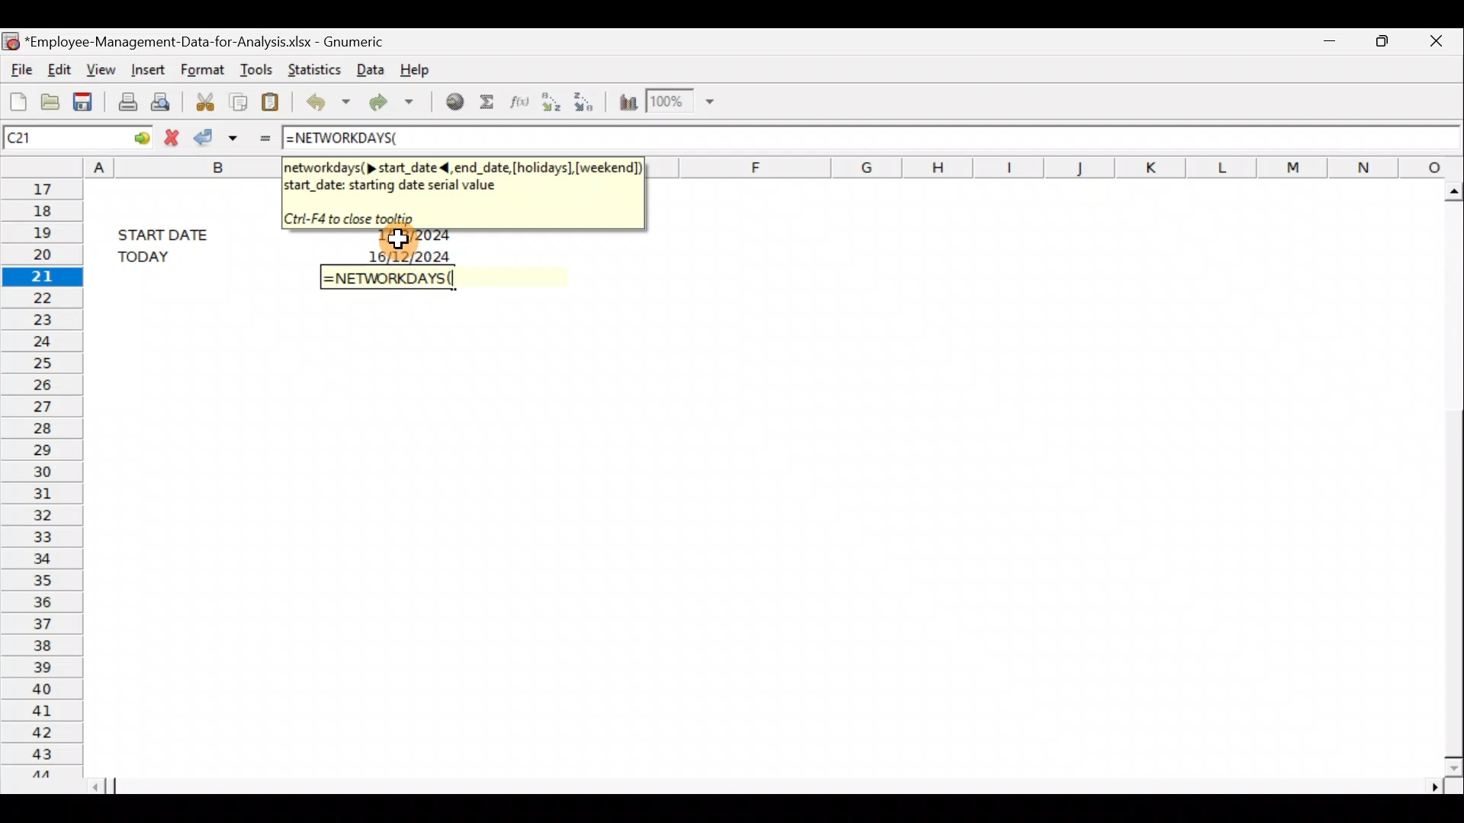  I want to click on Zoom, so click(683, 102).